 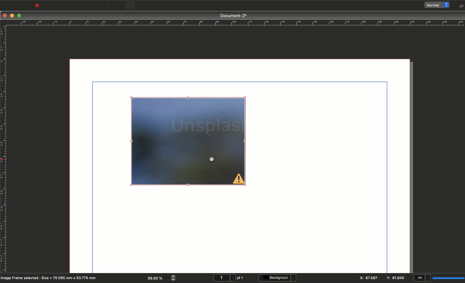 What do you see at coordinates (313, 6) in the screenshot?
I see `Measurements` at bounding box center [313, 6].